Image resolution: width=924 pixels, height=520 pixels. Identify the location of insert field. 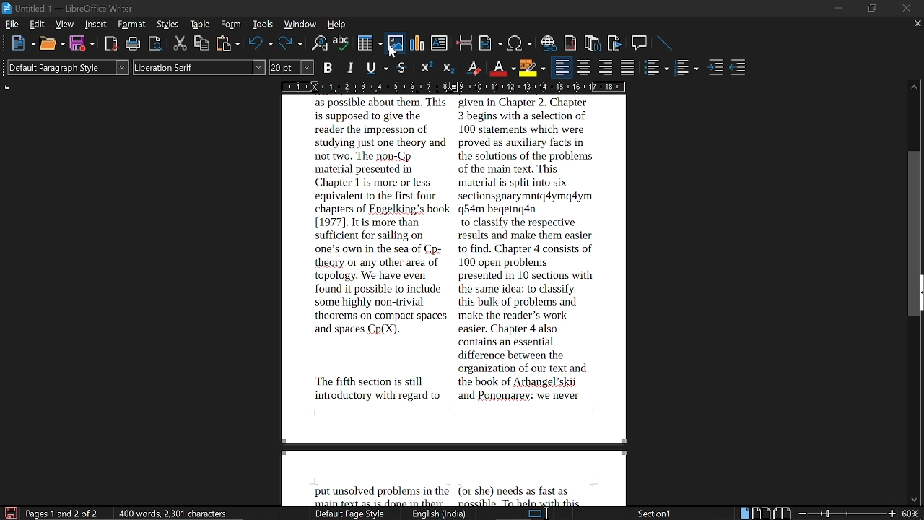
(491, 43).